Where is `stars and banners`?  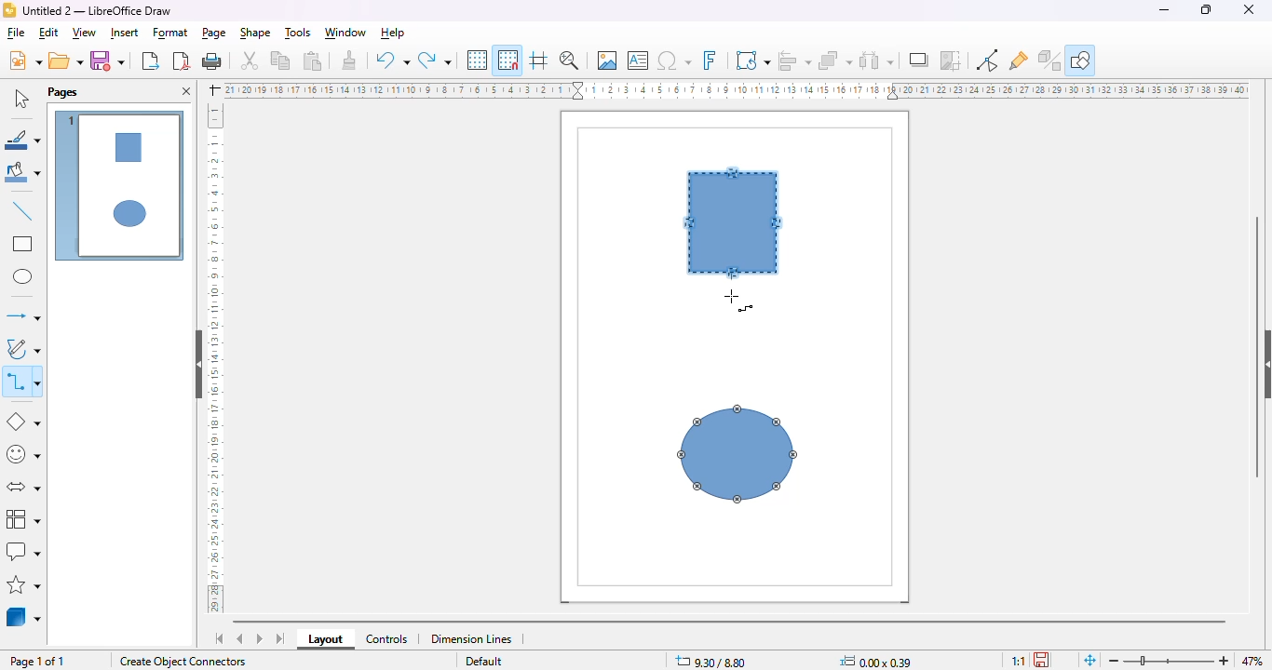 stars and banners is located at coordinates (25, 584).